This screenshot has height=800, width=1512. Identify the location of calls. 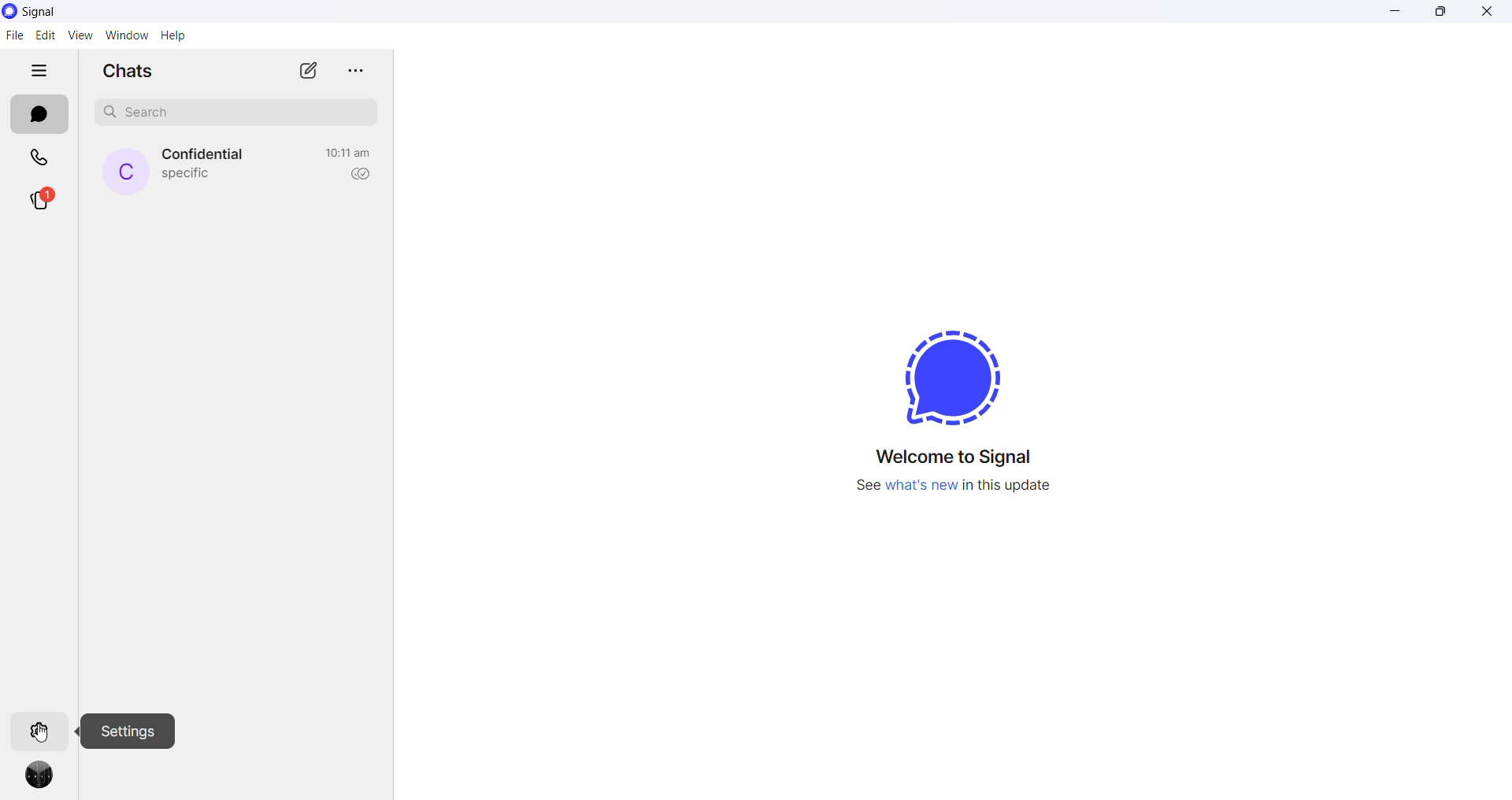
(41, 160).